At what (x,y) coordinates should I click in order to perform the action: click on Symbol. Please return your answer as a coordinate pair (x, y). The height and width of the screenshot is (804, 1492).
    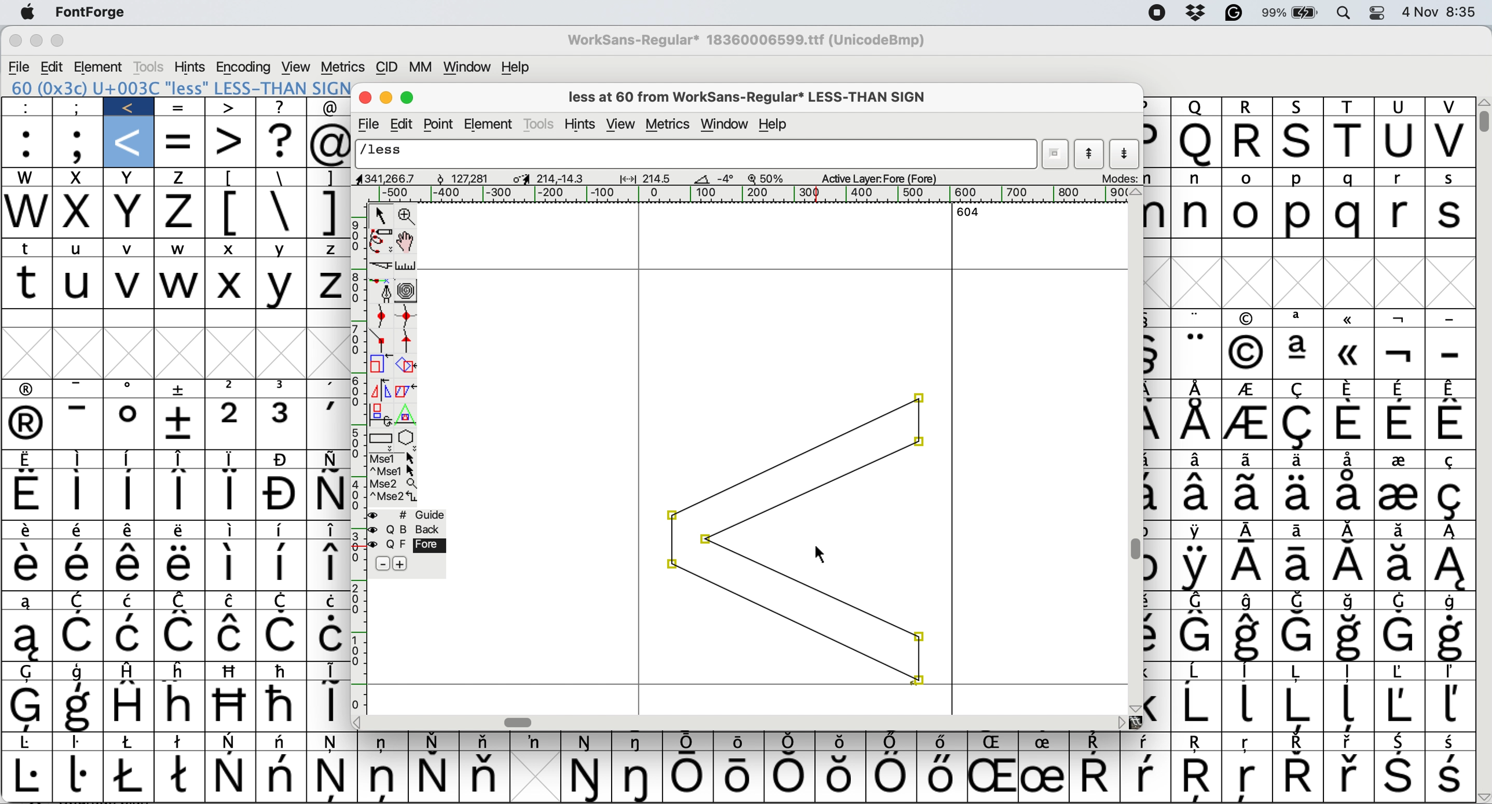
    Looking at the image, I should click on (282, 775).